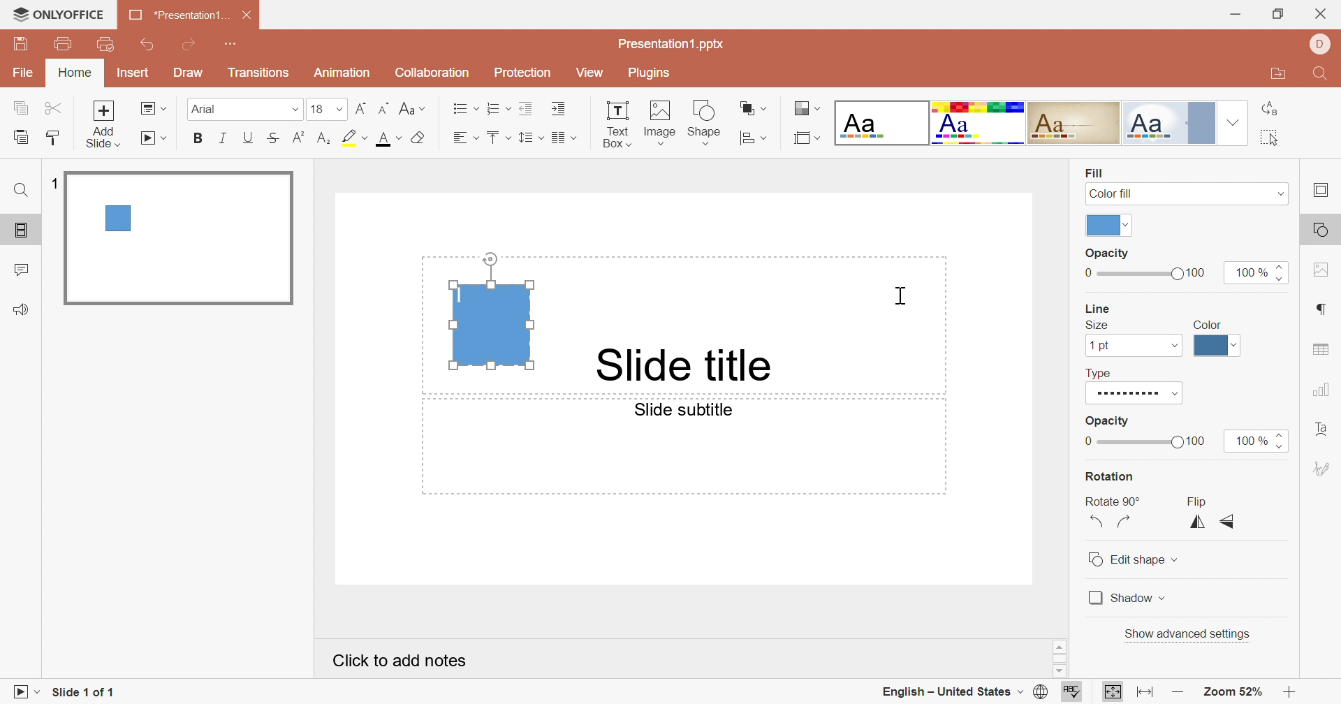 This screenshot has width=1341, height=704. What do you see at coordinates (530, 140) in the screenshot?
I see `Line spacing` at bounding box center [530, 140].